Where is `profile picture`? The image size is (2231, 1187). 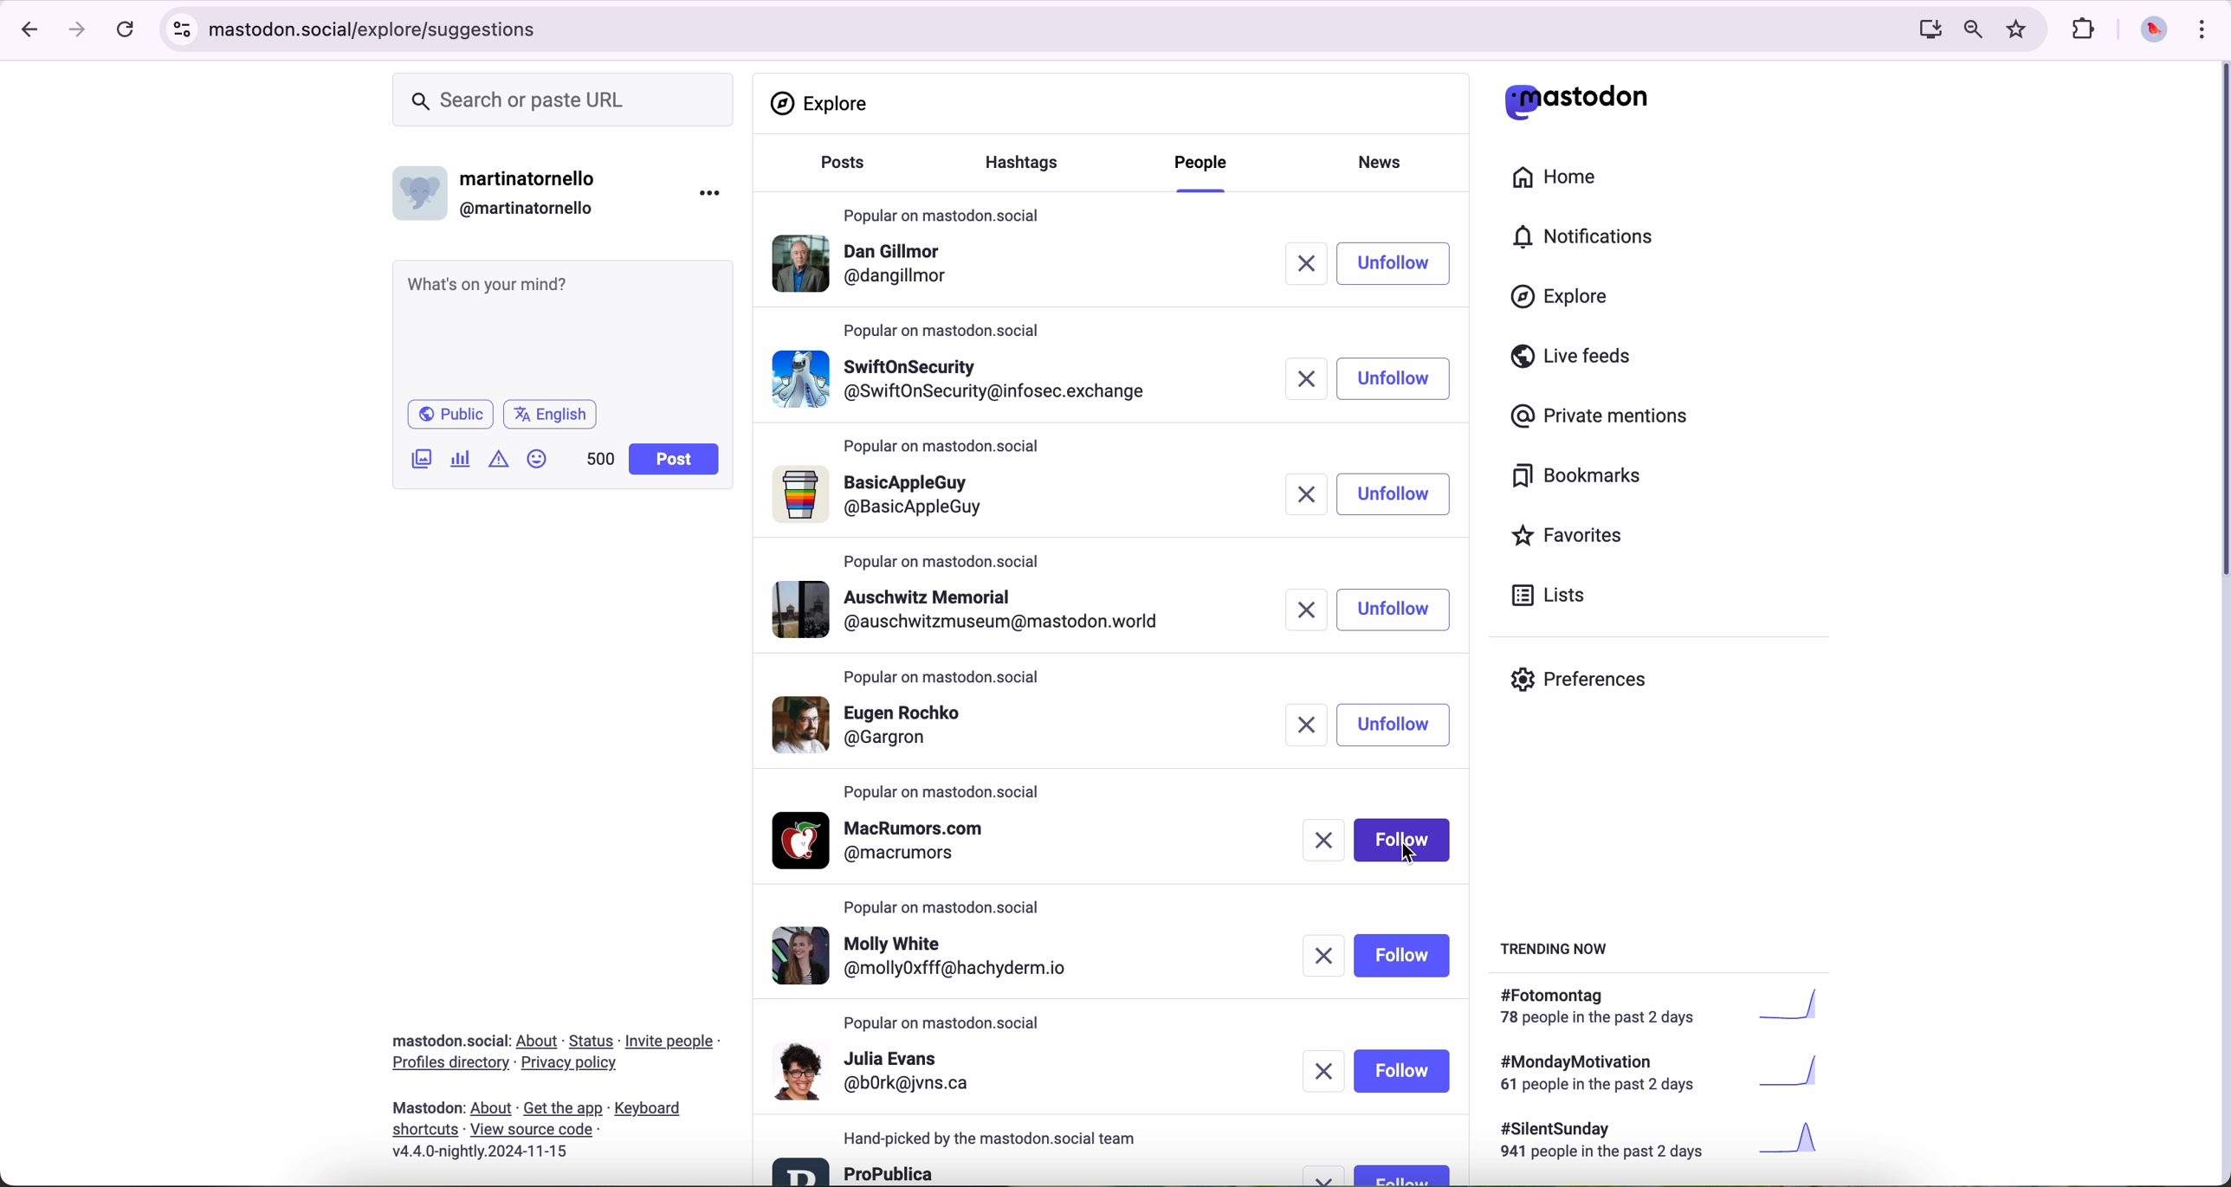 profile picture is located at coordinates (2149, 31).